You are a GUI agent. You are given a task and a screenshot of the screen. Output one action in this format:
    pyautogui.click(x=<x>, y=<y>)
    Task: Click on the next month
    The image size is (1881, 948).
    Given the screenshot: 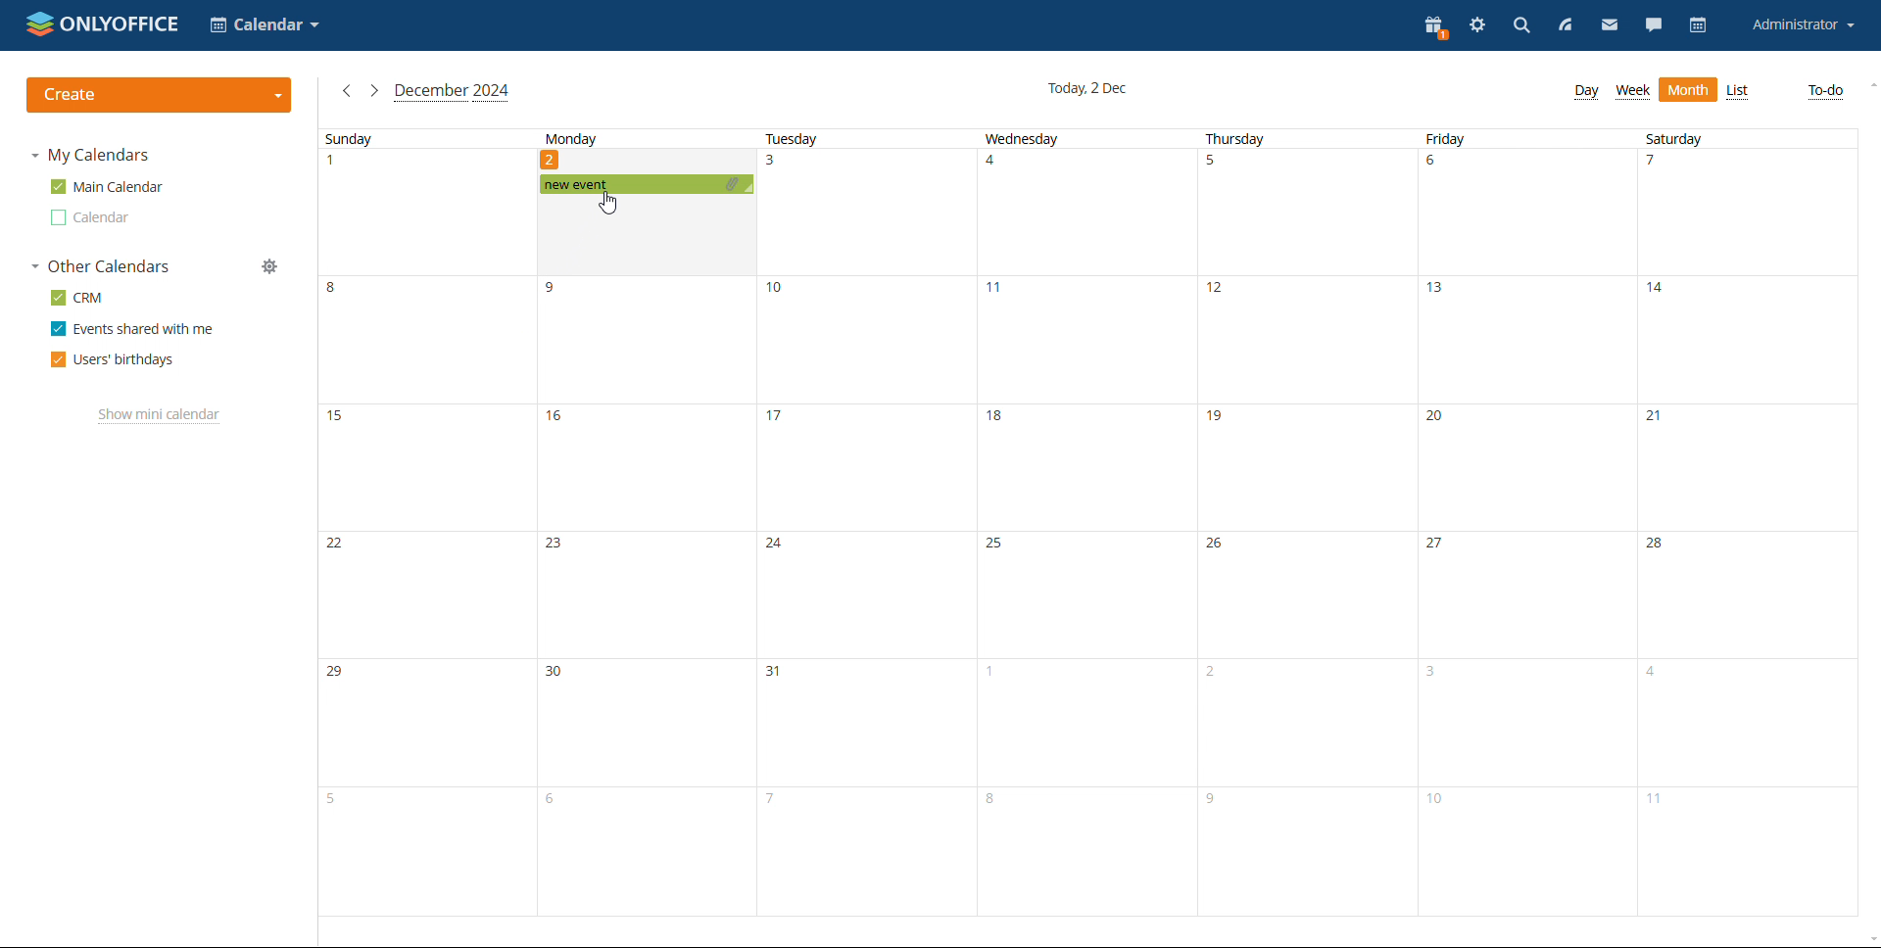 What is the action you would take?
    pyautogui.click(x=374, y=92)
    